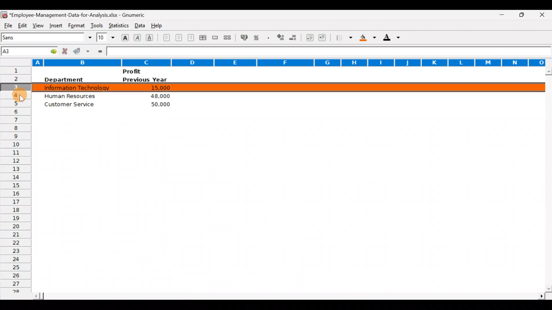  Describe the element at coordinates (37, 25) in the screenshot. I see `View` at that location.